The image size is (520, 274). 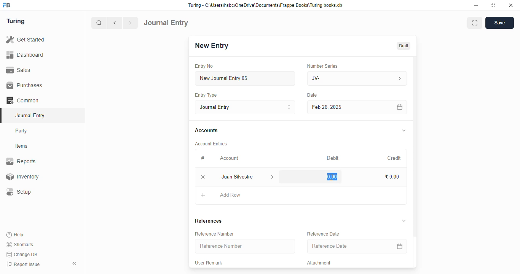 I want to click on toggle sidebar, so click(x=75, y=263).